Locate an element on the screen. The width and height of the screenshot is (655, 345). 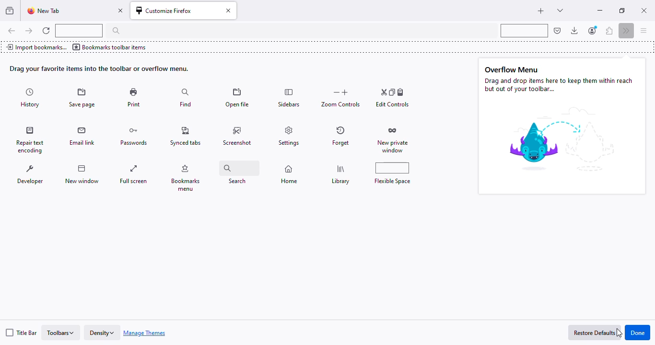
library is located at coordinates (340, 174).